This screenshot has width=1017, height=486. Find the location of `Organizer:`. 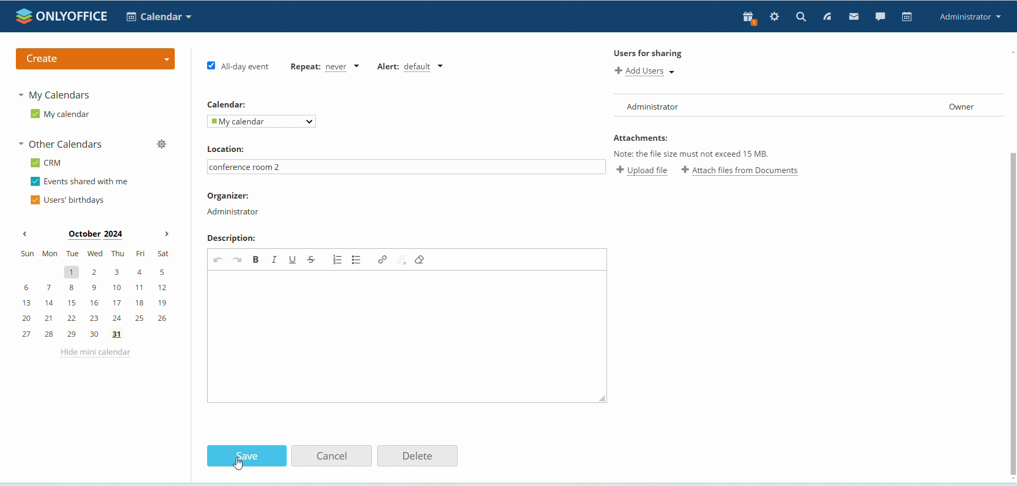

Organizer: is located at coordinates (229, 195).